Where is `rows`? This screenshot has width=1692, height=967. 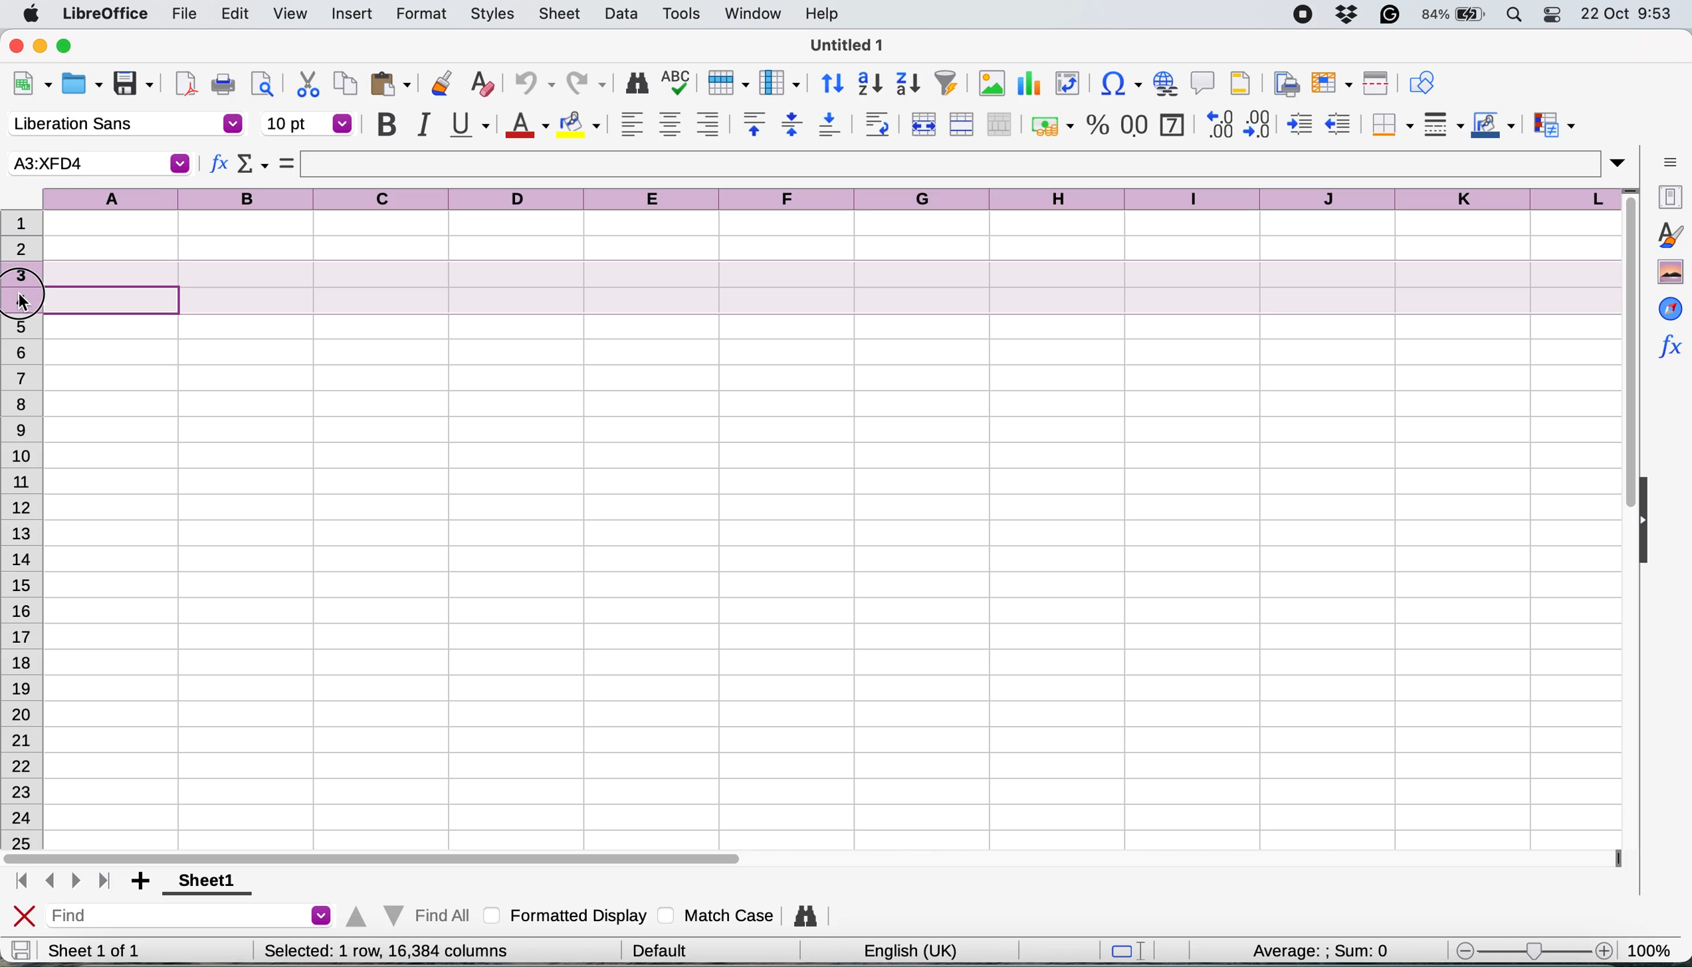 rows is located at coordinates (23, 586).